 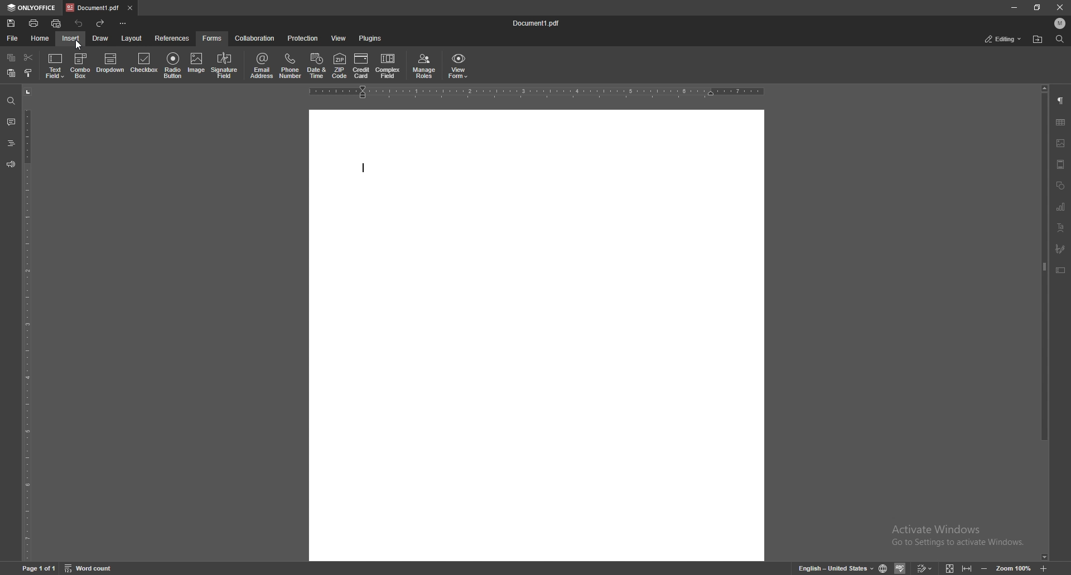 What do you see at coordinates (985, 568) in the screenshot?
I see `zoom out` at bounding box center [985, 568].